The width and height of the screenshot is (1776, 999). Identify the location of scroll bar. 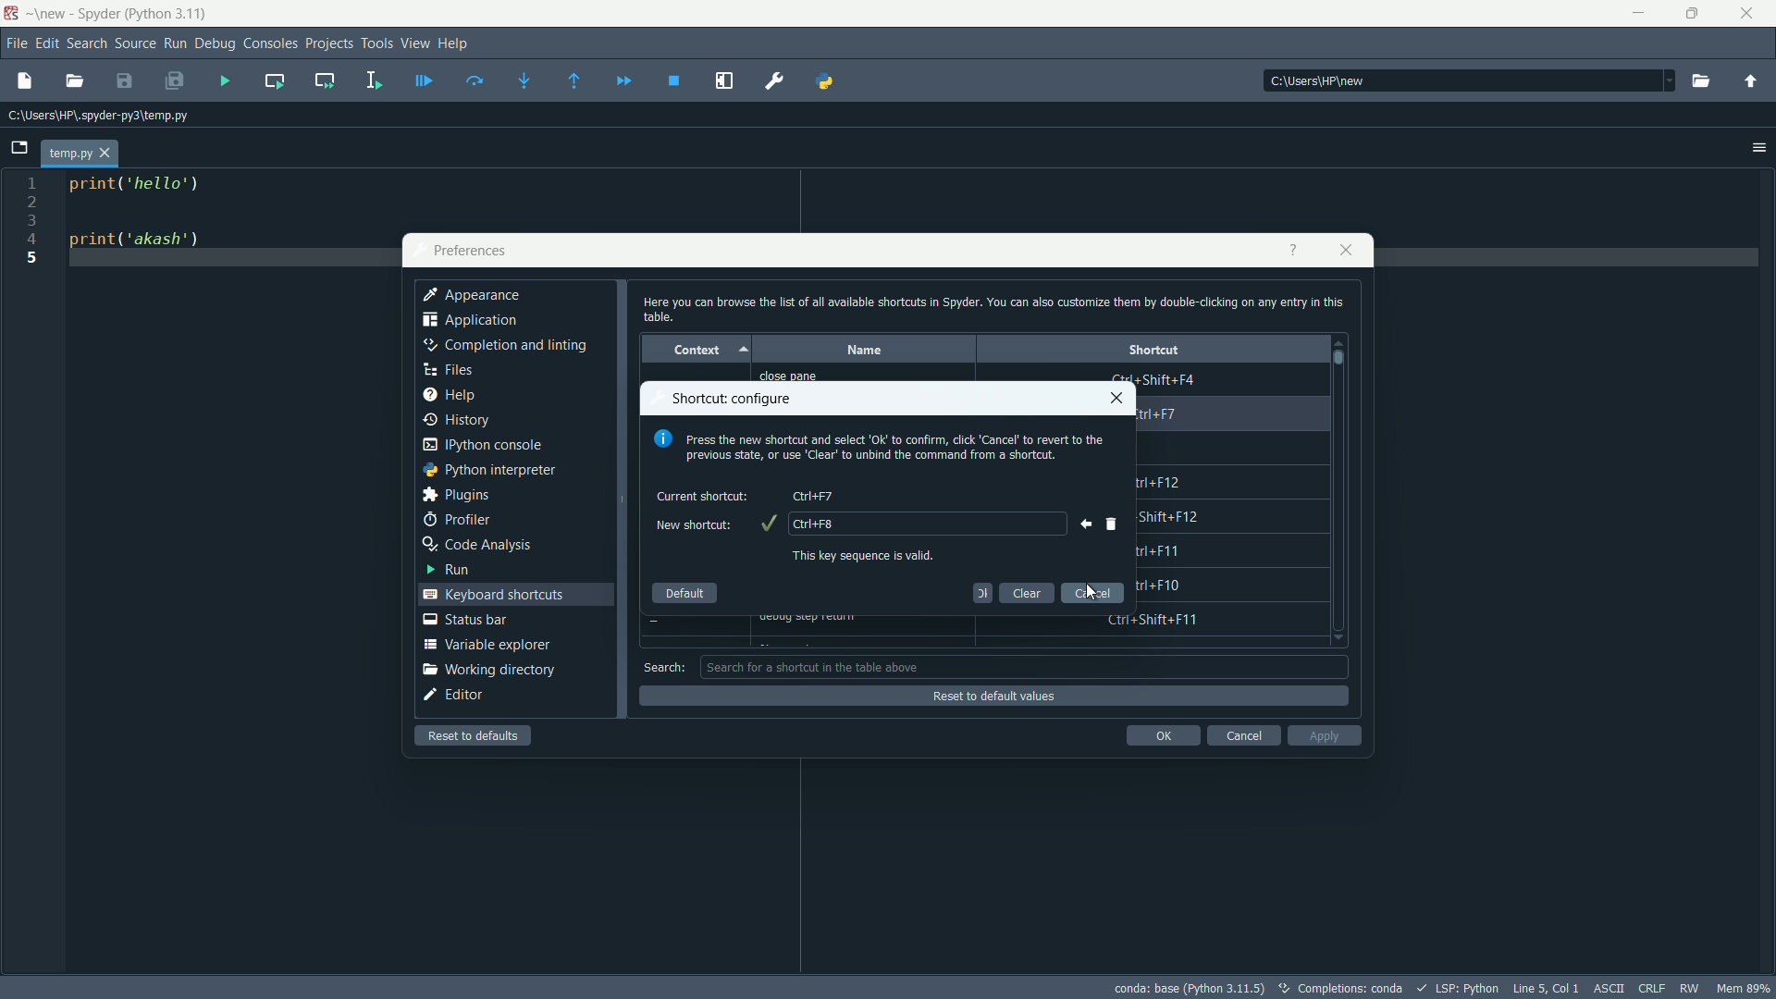
(1340, 357).